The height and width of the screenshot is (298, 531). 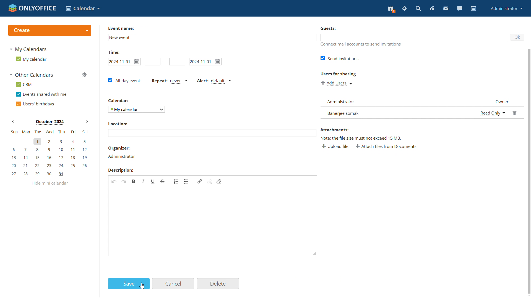 I want to click on Guests, so click(x=328, y=28).